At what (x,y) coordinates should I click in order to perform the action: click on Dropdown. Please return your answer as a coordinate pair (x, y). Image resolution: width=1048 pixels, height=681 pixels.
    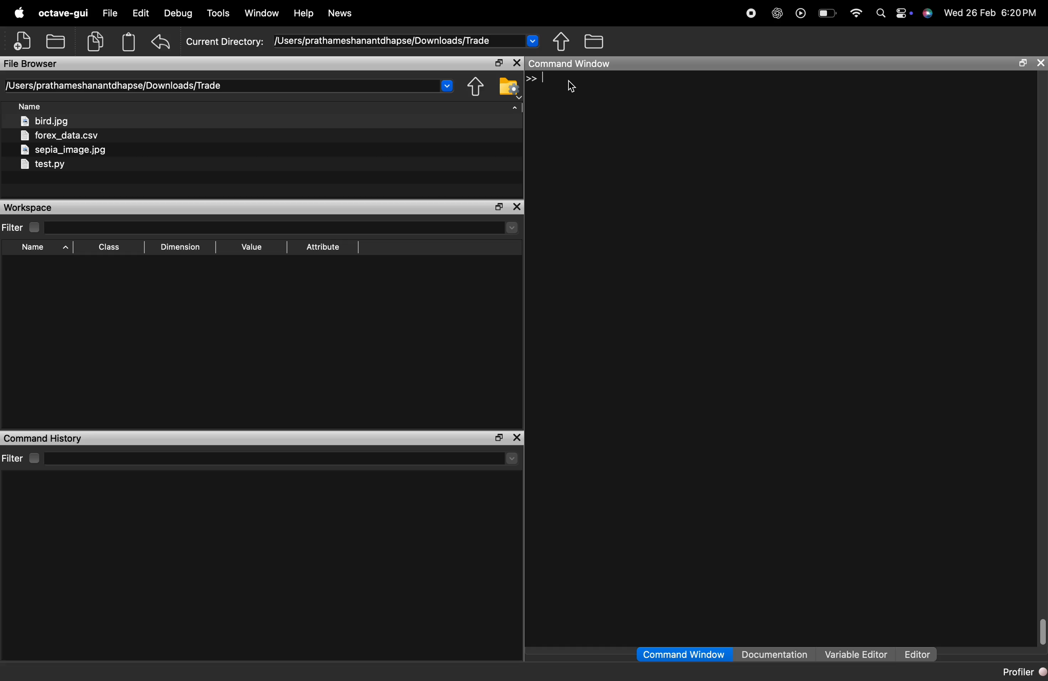
    Looking at the image, I should click on (512, 459).